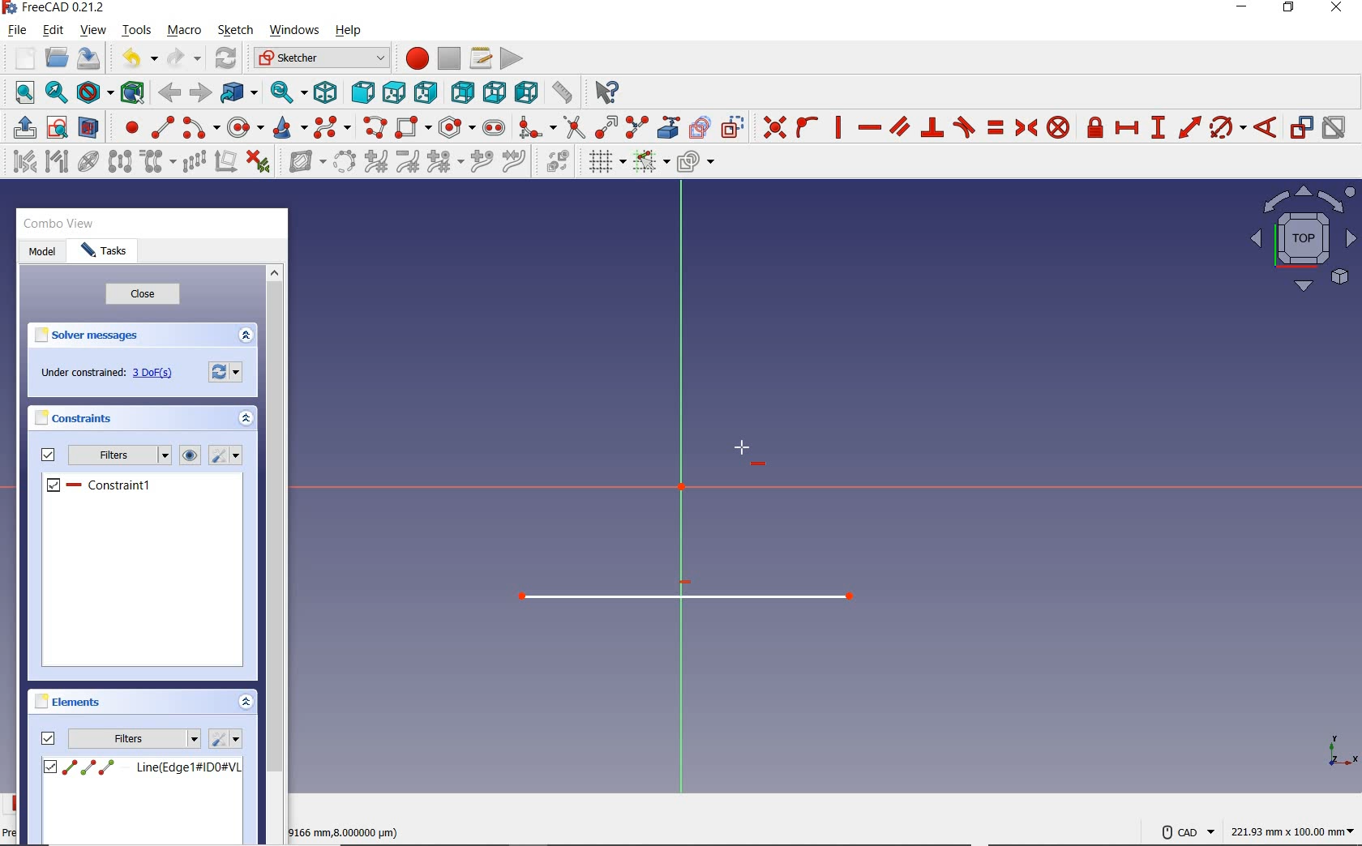 The image size is (1362, 846). What do you see at coordinates (1186, 831) in the screenshot?
I see `CAD Navigation Style` at bounding box center [1186, 831].